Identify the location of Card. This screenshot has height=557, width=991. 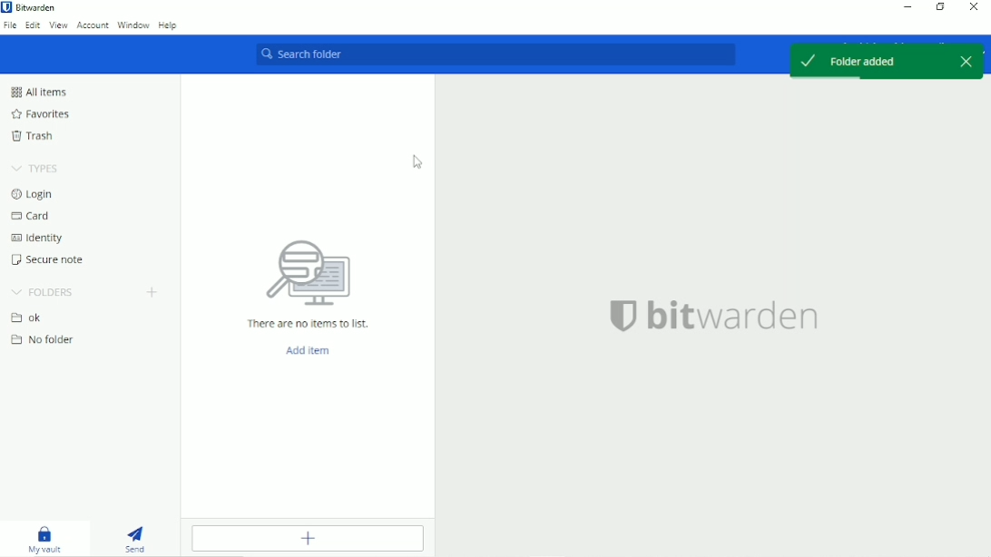
(34, 217).